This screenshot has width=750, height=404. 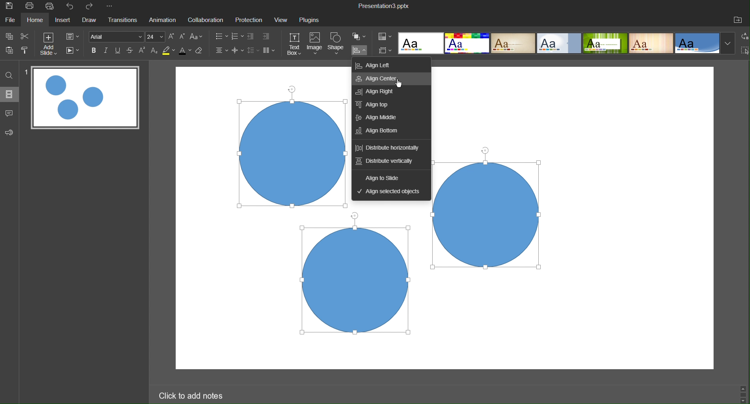 What do you see at coordinates (315, 44) in the screenshot?
I see `Image` at bounding box center [315, 44].